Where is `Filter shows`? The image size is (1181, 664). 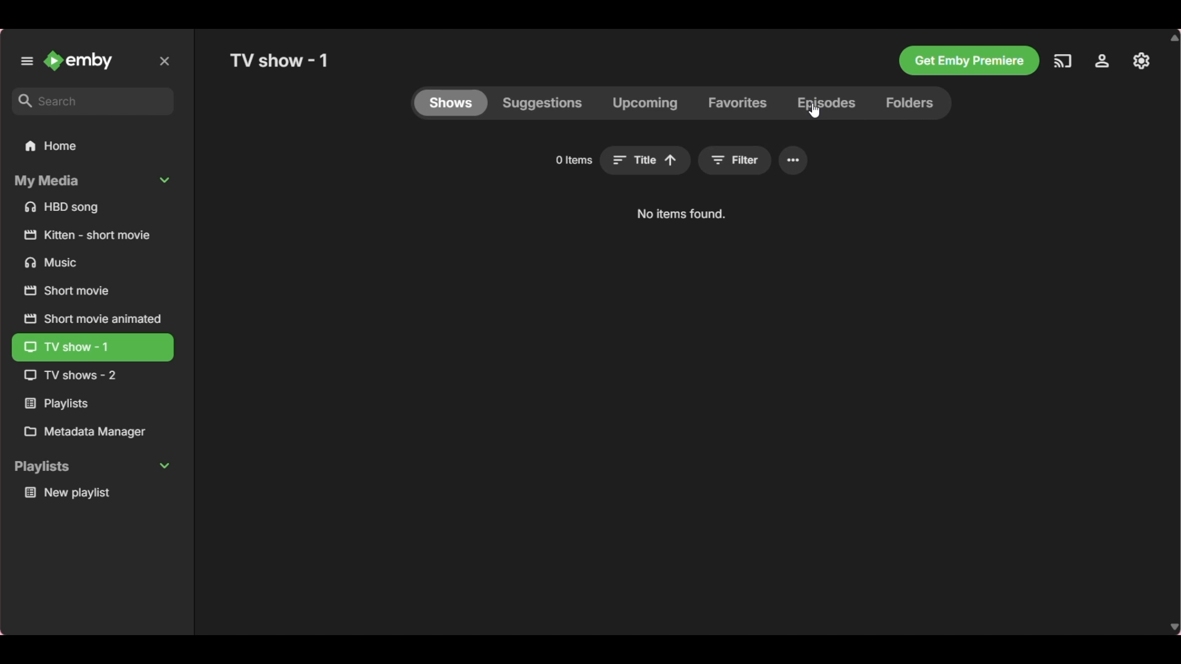
Filter shows is located at coordinates (735, 160).